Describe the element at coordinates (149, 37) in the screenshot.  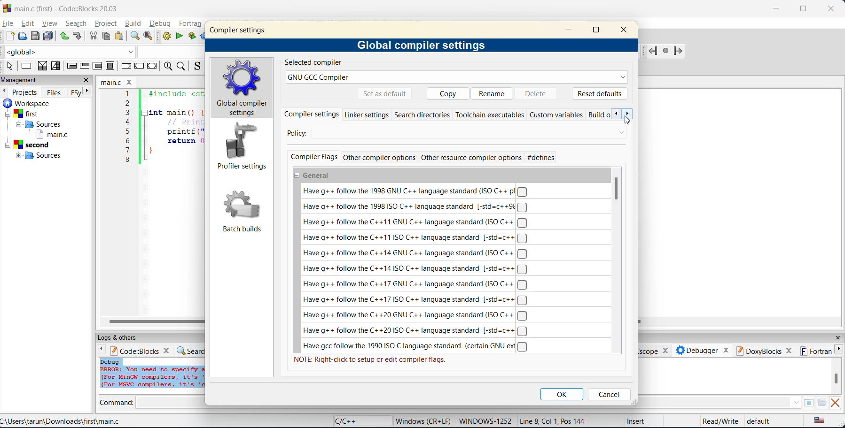
I see `replace` at that location.